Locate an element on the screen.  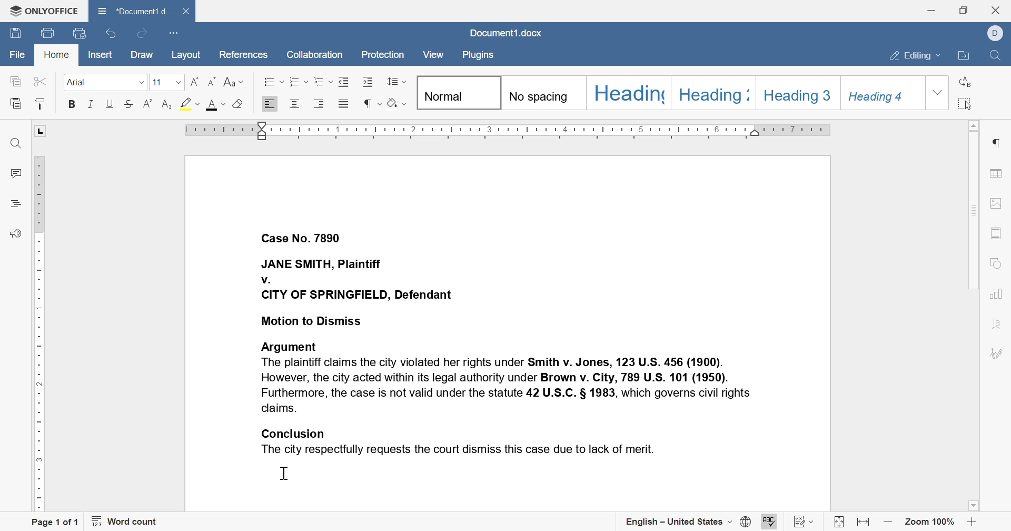
signature settings is located at coordinates (996, 353).